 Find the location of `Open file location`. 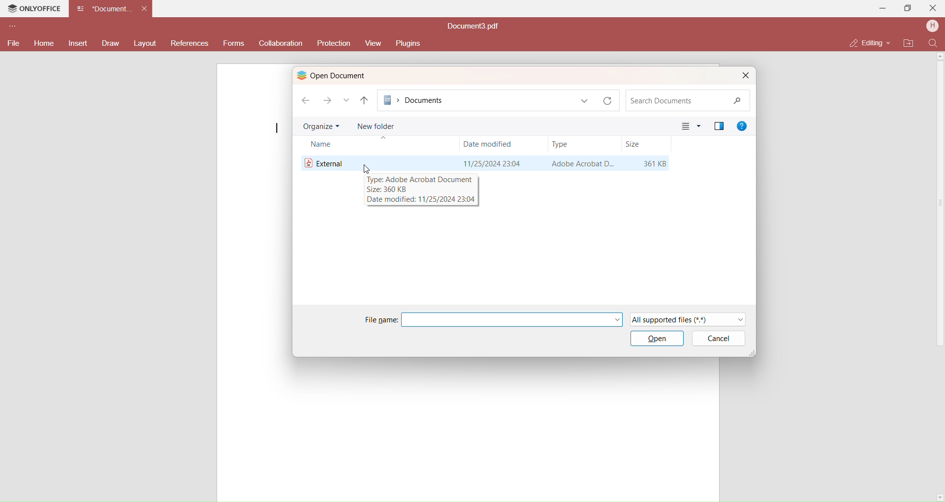

Open file location is located at coordinates (909, 43).